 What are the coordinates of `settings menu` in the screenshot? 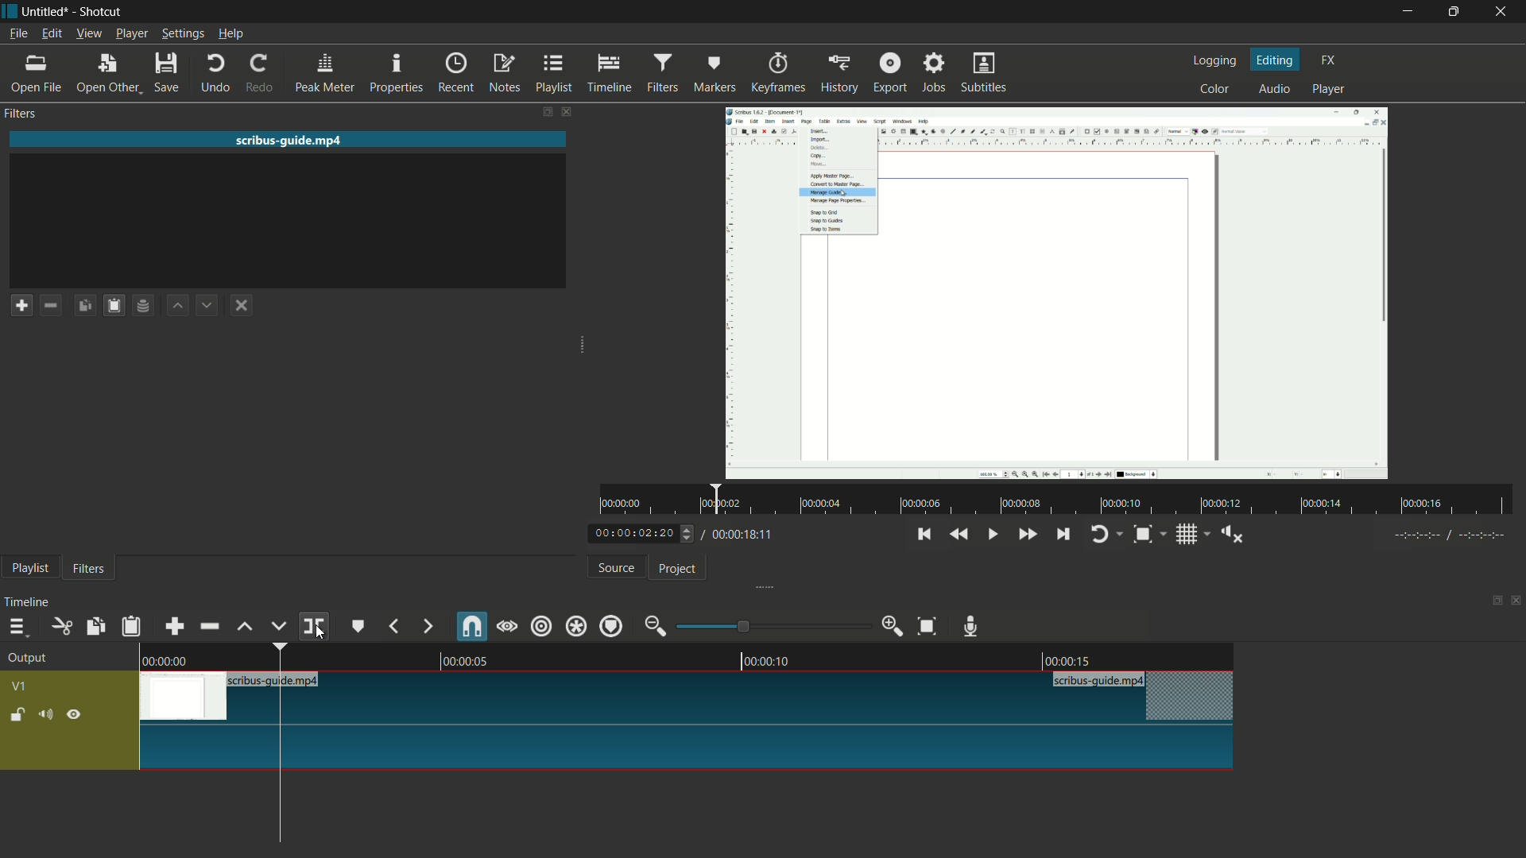 It's located at (180, 33).